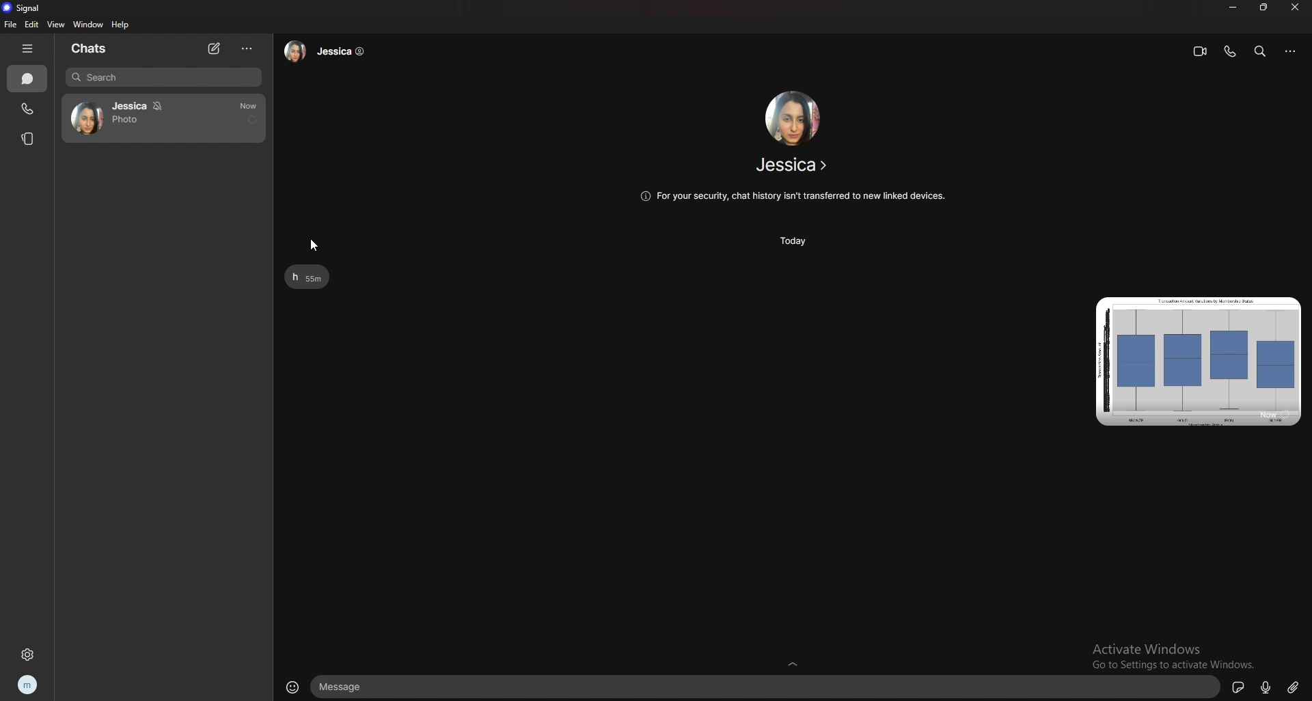  What do you see at coordinates (27, 655) in the screenshot?
I see `settings` at bounding box center [27, 655].